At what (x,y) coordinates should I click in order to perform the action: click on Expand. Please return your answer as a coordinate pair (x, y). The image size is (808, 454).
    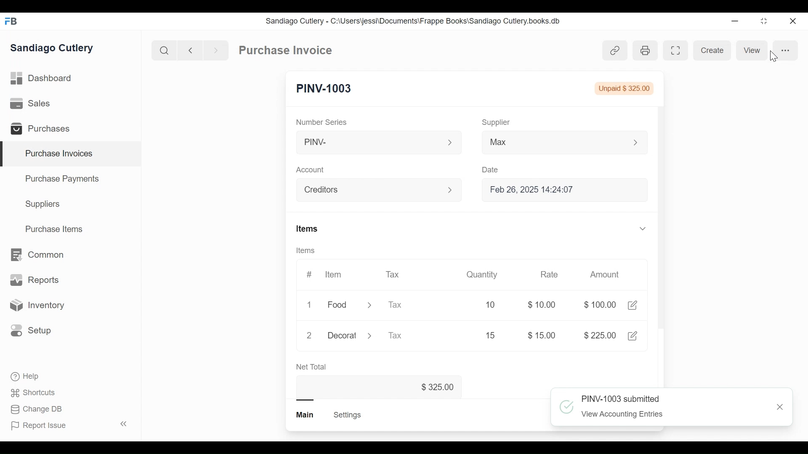
    Looking at the image, I should click on (640, 143).